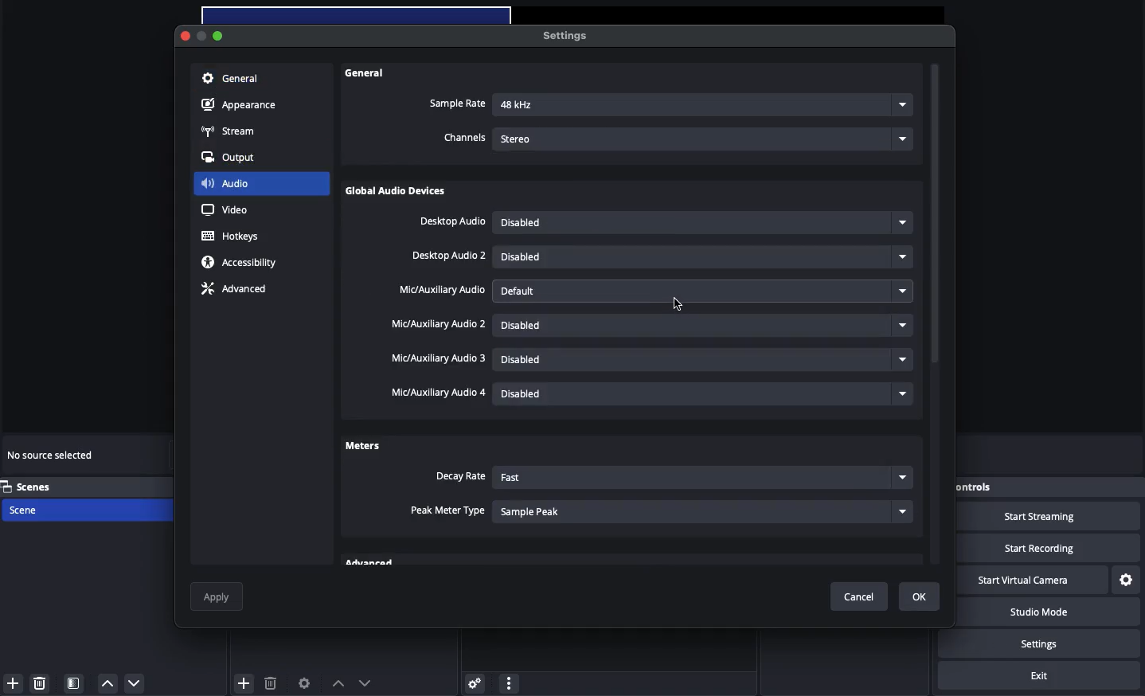 This screenshot has height=696, width=1145. What do you see at coordinates (1049, 614) in the screenshot?
I see `Studio mode` at bounding box center [1049, 614].